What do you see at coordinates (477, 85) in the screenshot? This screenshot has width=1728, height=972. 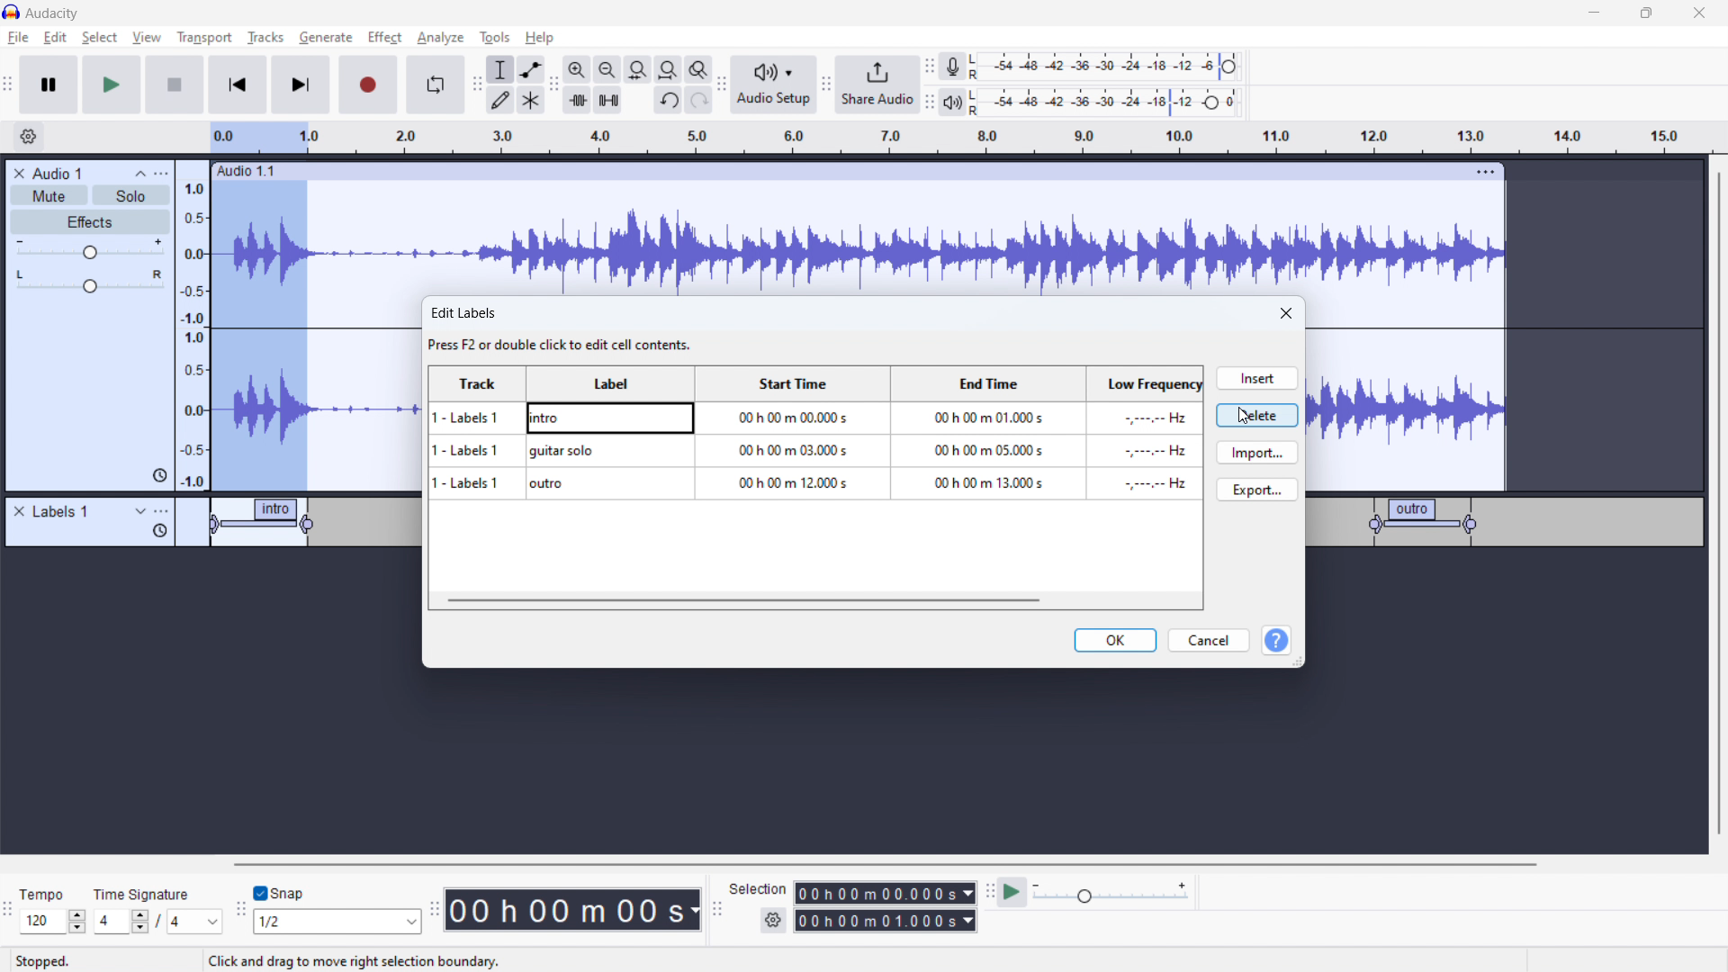 I see `tools toolbar` at bounding box center [477, 85].